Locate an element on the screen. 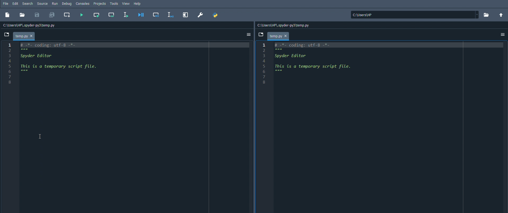 This screenshot has height=213, width=508. close is located at coordinates (287, 36).